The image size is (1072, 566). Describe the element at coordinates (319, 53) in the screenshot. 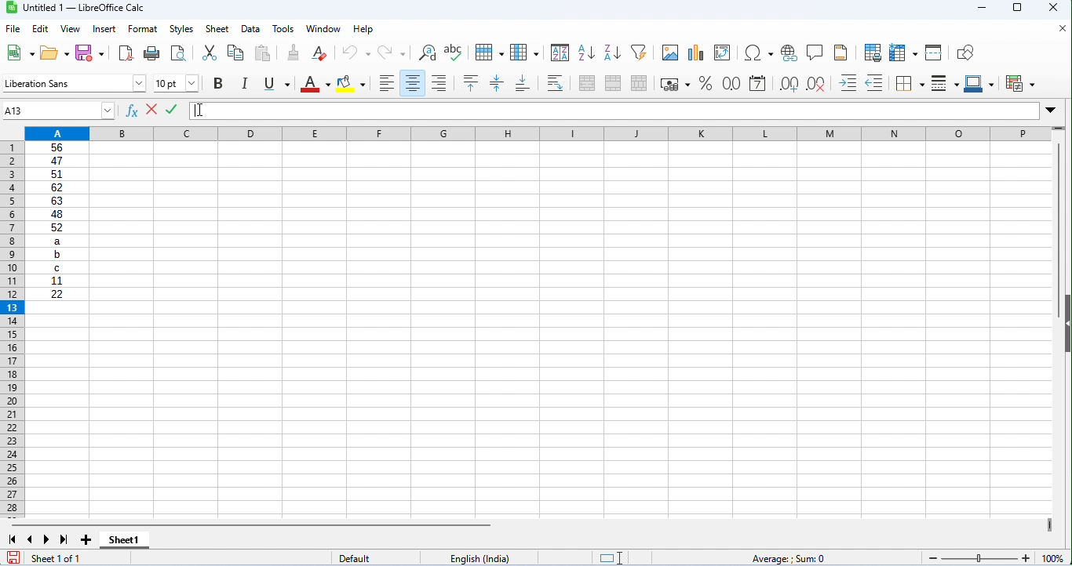

I see `clear direct formatting` at that location.